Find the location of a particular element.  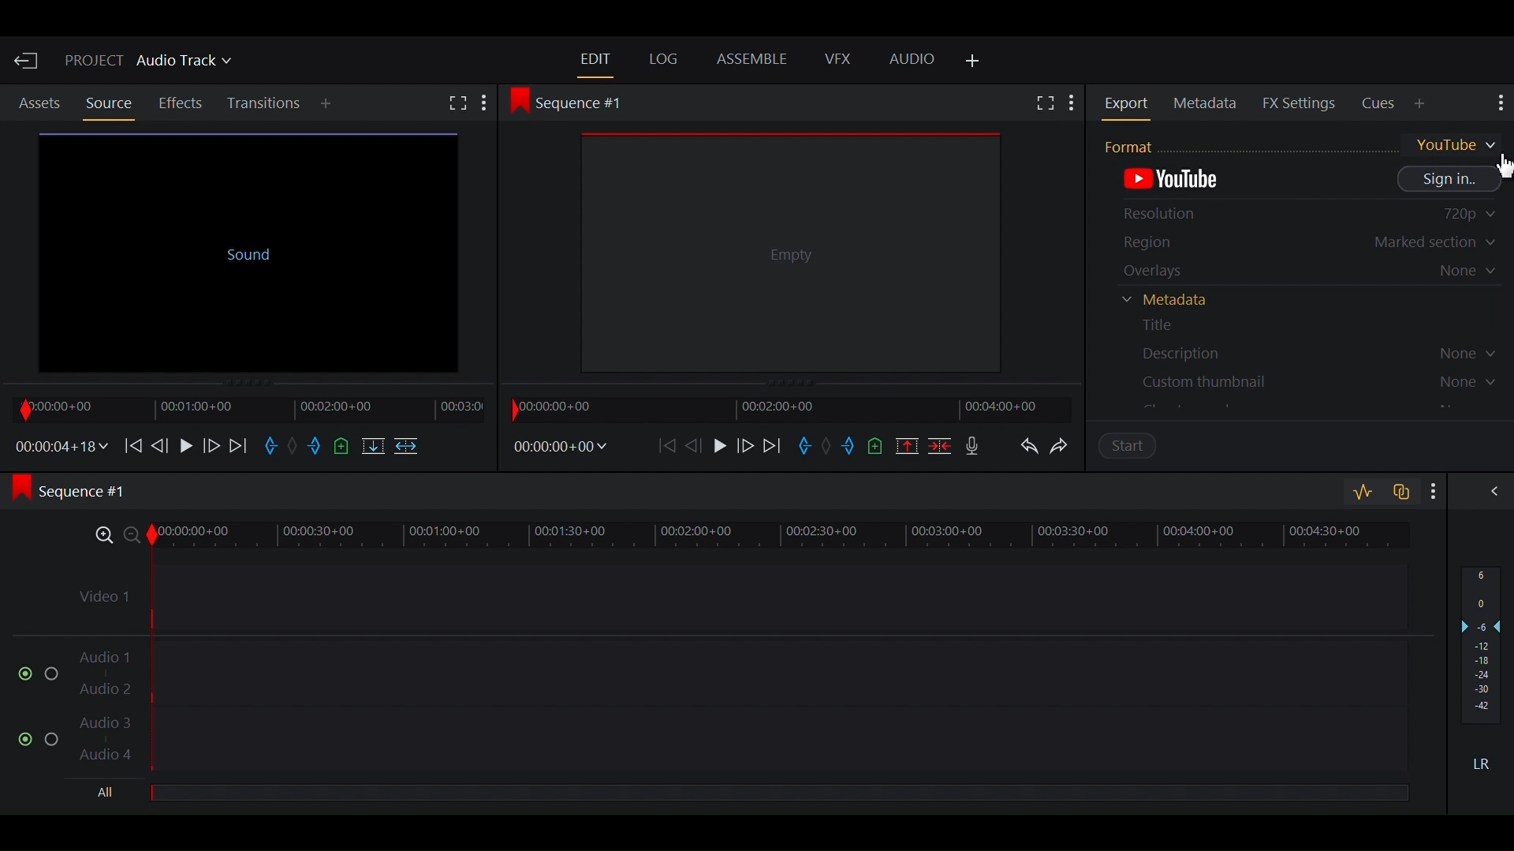

Add a cue is located at coordinates (878, 445).